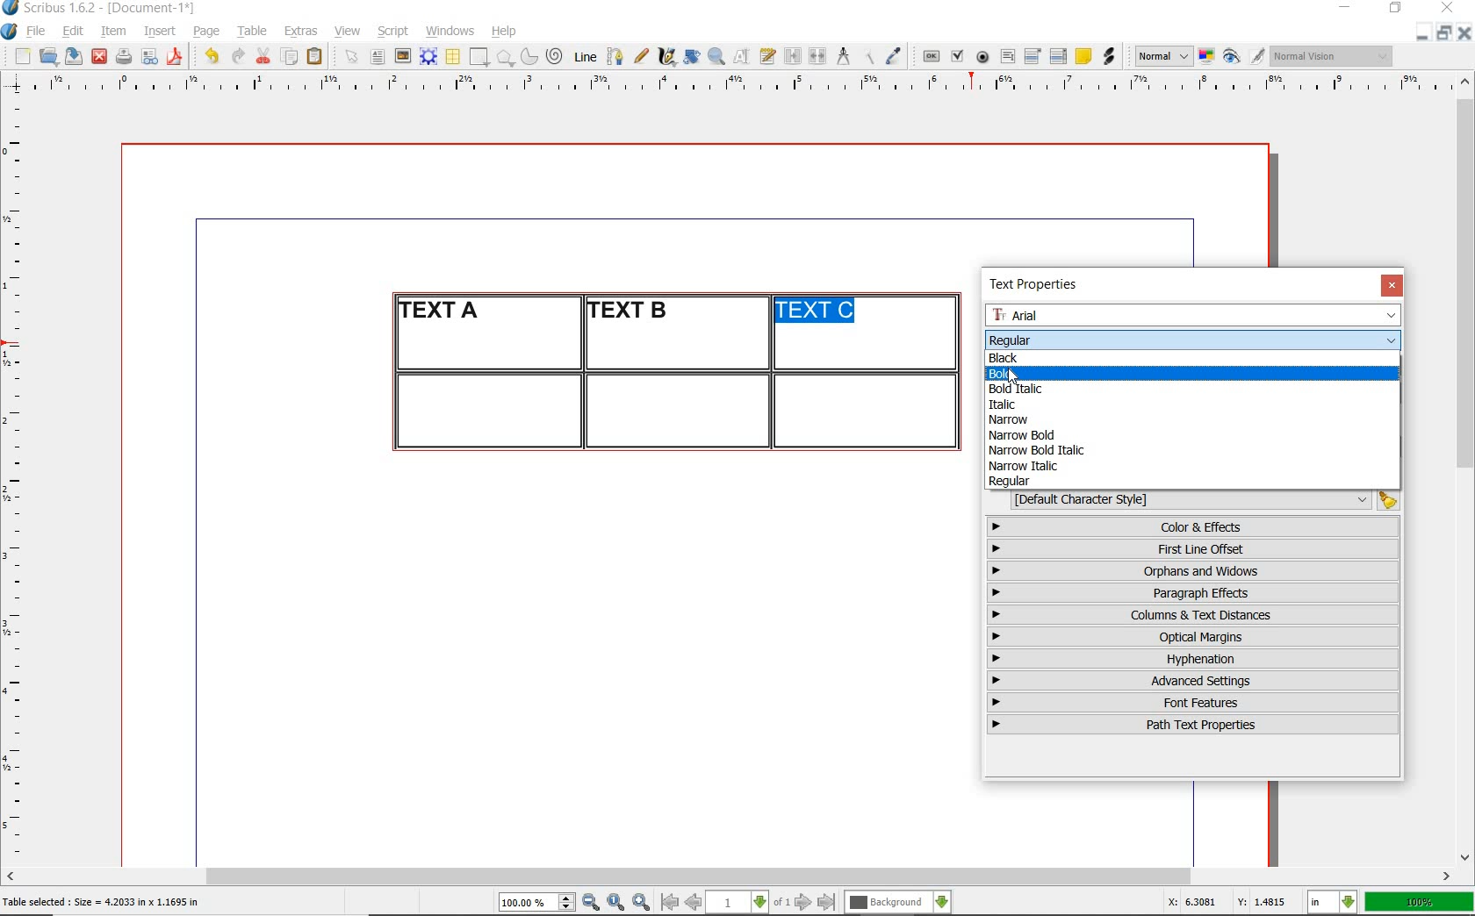  I want to click on preflight verifier, so click(150, 58).